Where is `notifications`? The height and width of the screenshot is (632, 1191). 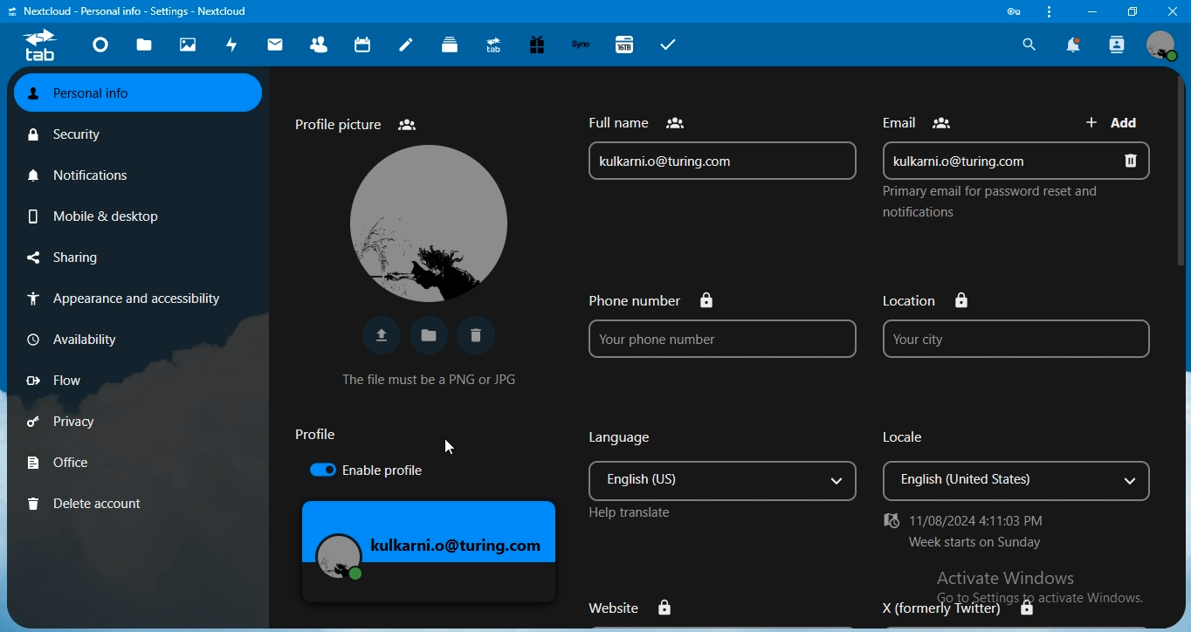
notifications is located at coordinates (80, 175).